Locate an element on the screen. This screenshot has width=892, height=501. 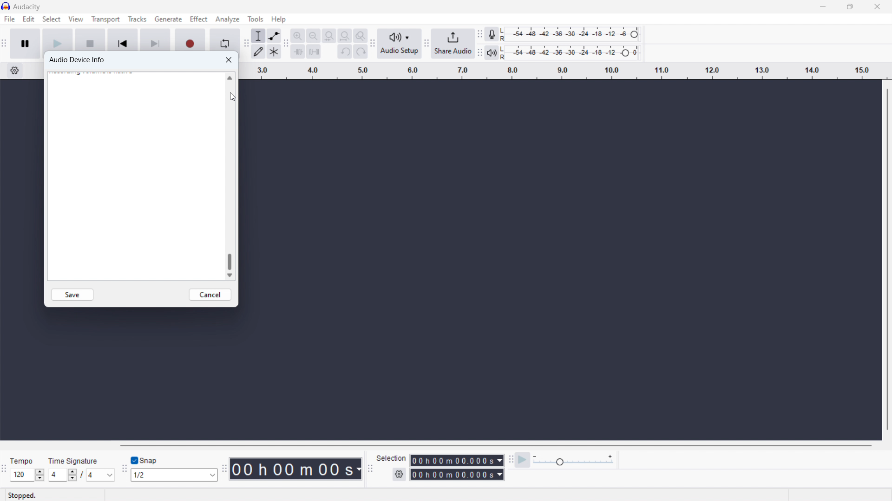
Time signature is located at coordinates (73, 461).